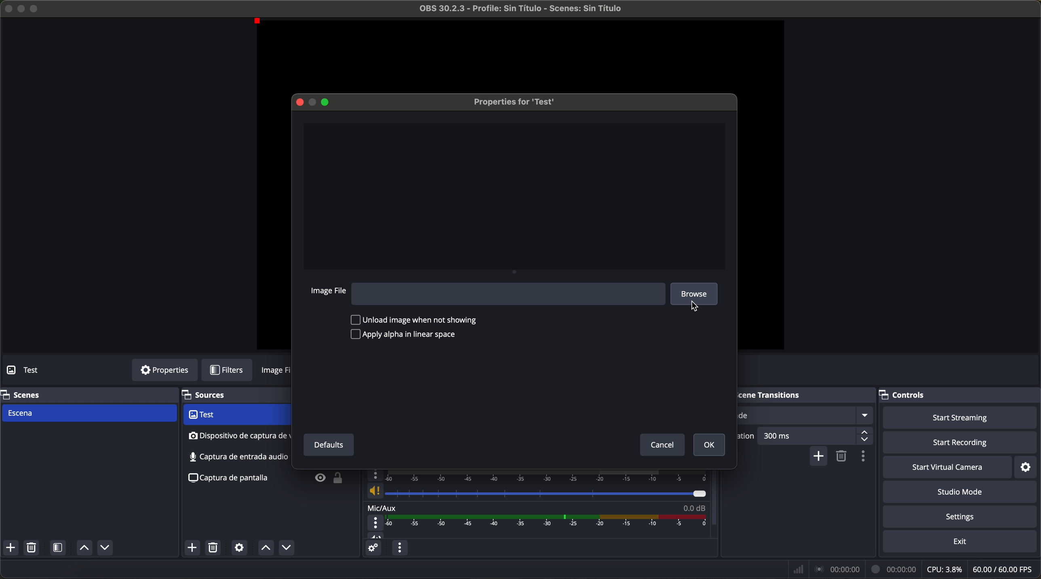 The width and height of the screenshot is (1041, 579). Describe the element at coordinates (697, 296) in the screenshot. I see `click on browse` at that location.